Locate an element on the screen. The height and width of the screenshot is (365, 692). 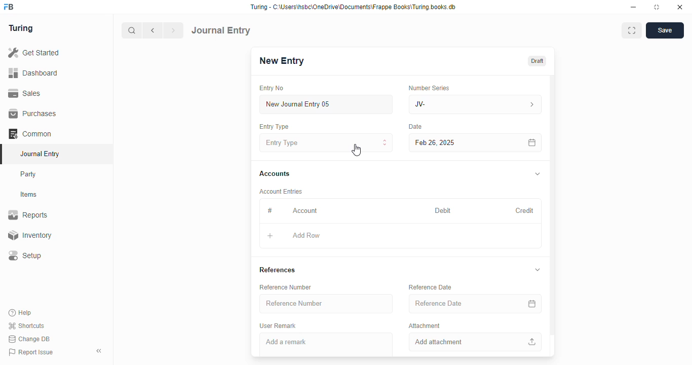
draft is located at coordinates (536, 61).